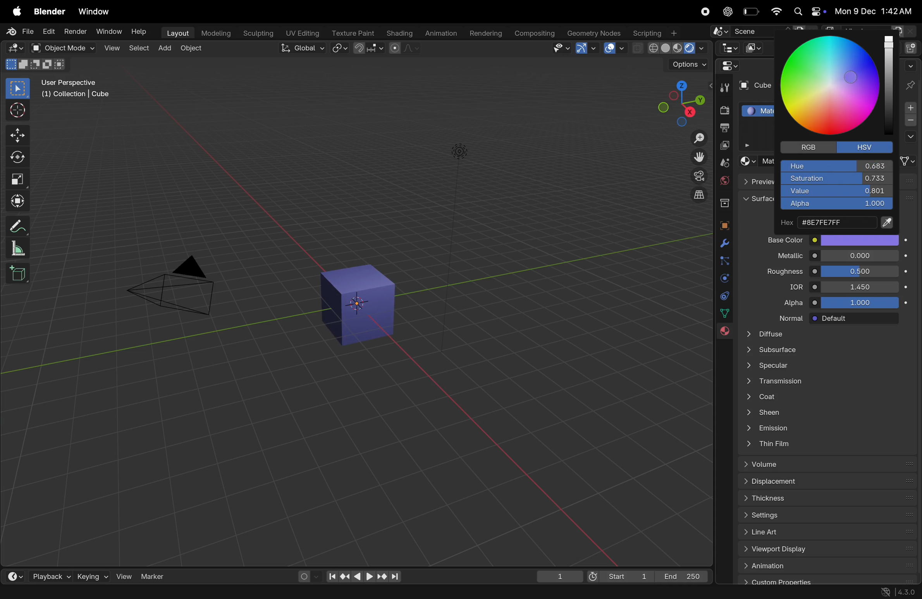 The height and width of the screenshot is (599, 922). What do you see at coordinates (723, 295) in the screenshot?
I see `constraints` at bounding box center [723, 295].